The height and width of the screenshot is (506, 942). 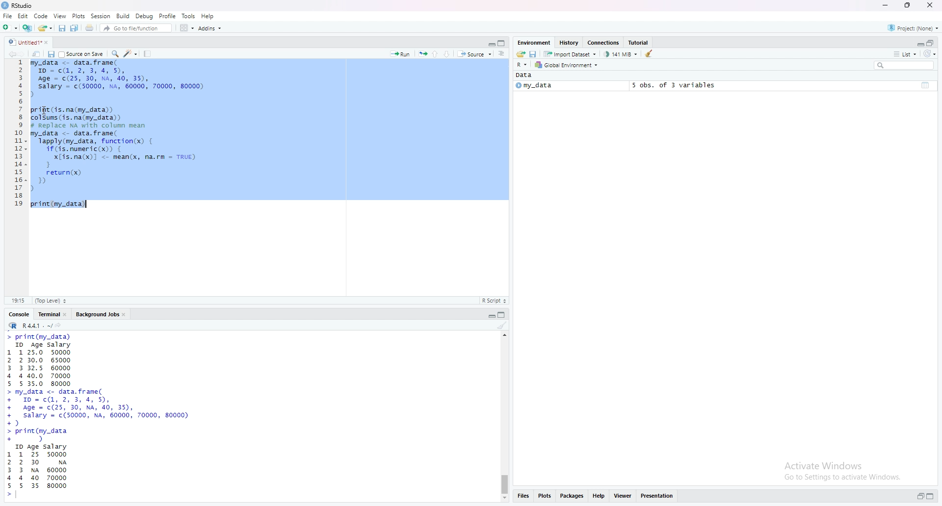 I want to click on save workspace, so click(x=534, y=55).